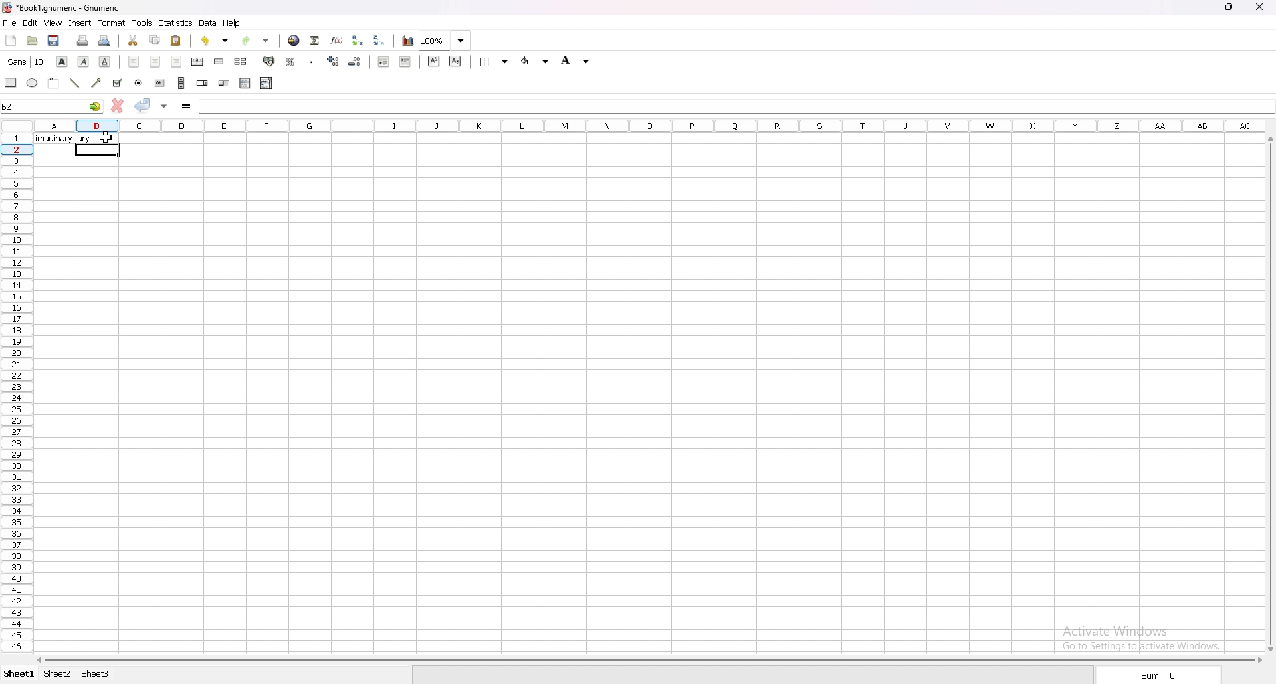  Describe the element at coordinates (494, 62) in the screenshot. I see `border` at that location.